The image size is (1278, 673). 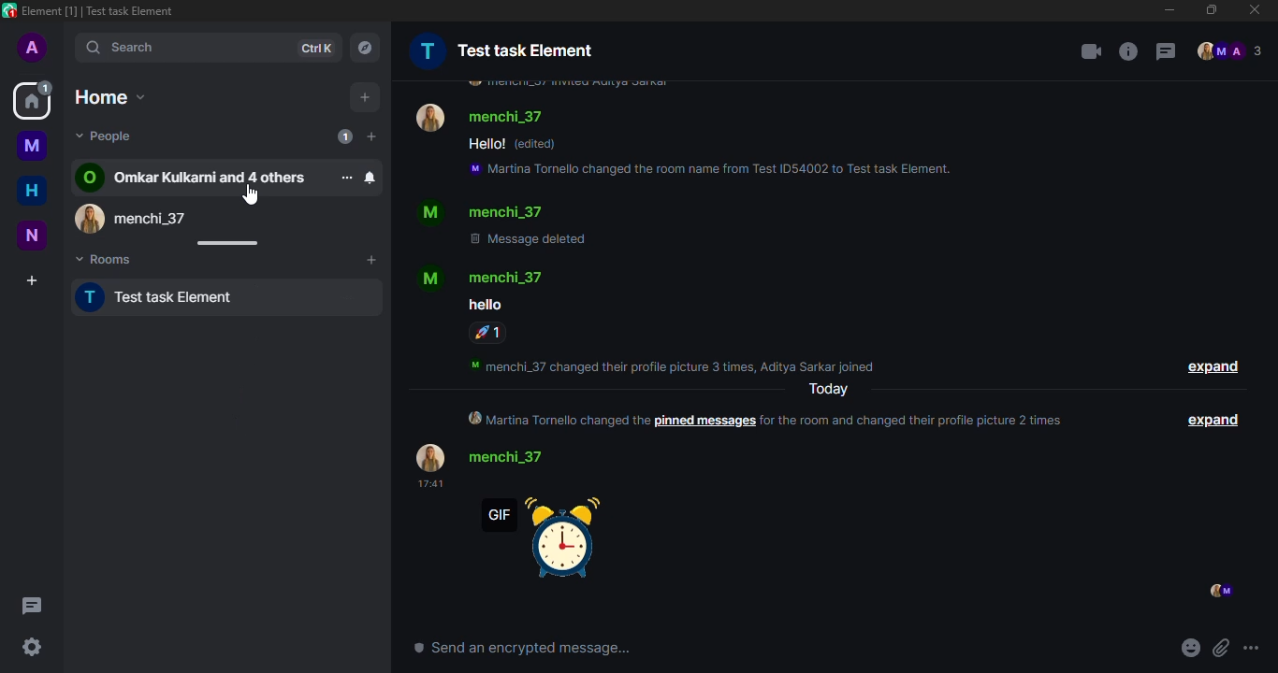 What do you see at coordinates (522, 647) in the screenshot?
I see `send an encrypted message` at bounding box center [522, 647].